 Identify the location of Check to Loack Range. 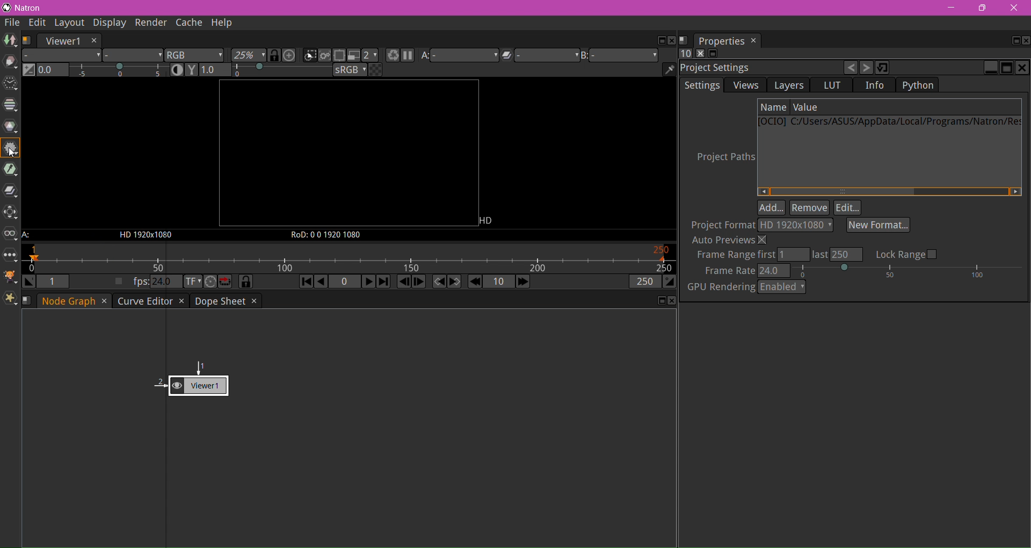
(906, 254).